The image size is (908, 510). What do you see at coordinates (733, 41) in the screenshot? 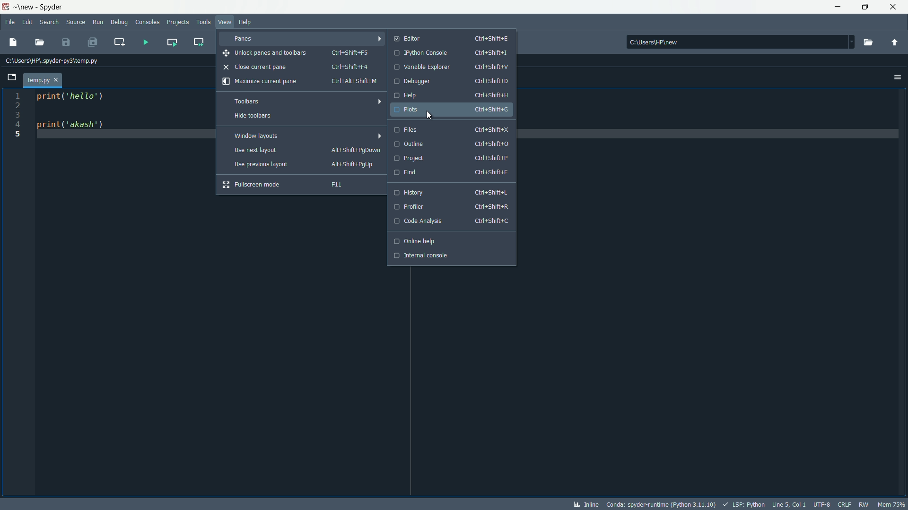
I see `| C:\Users\HP\new` at bounding box center [733, 41].